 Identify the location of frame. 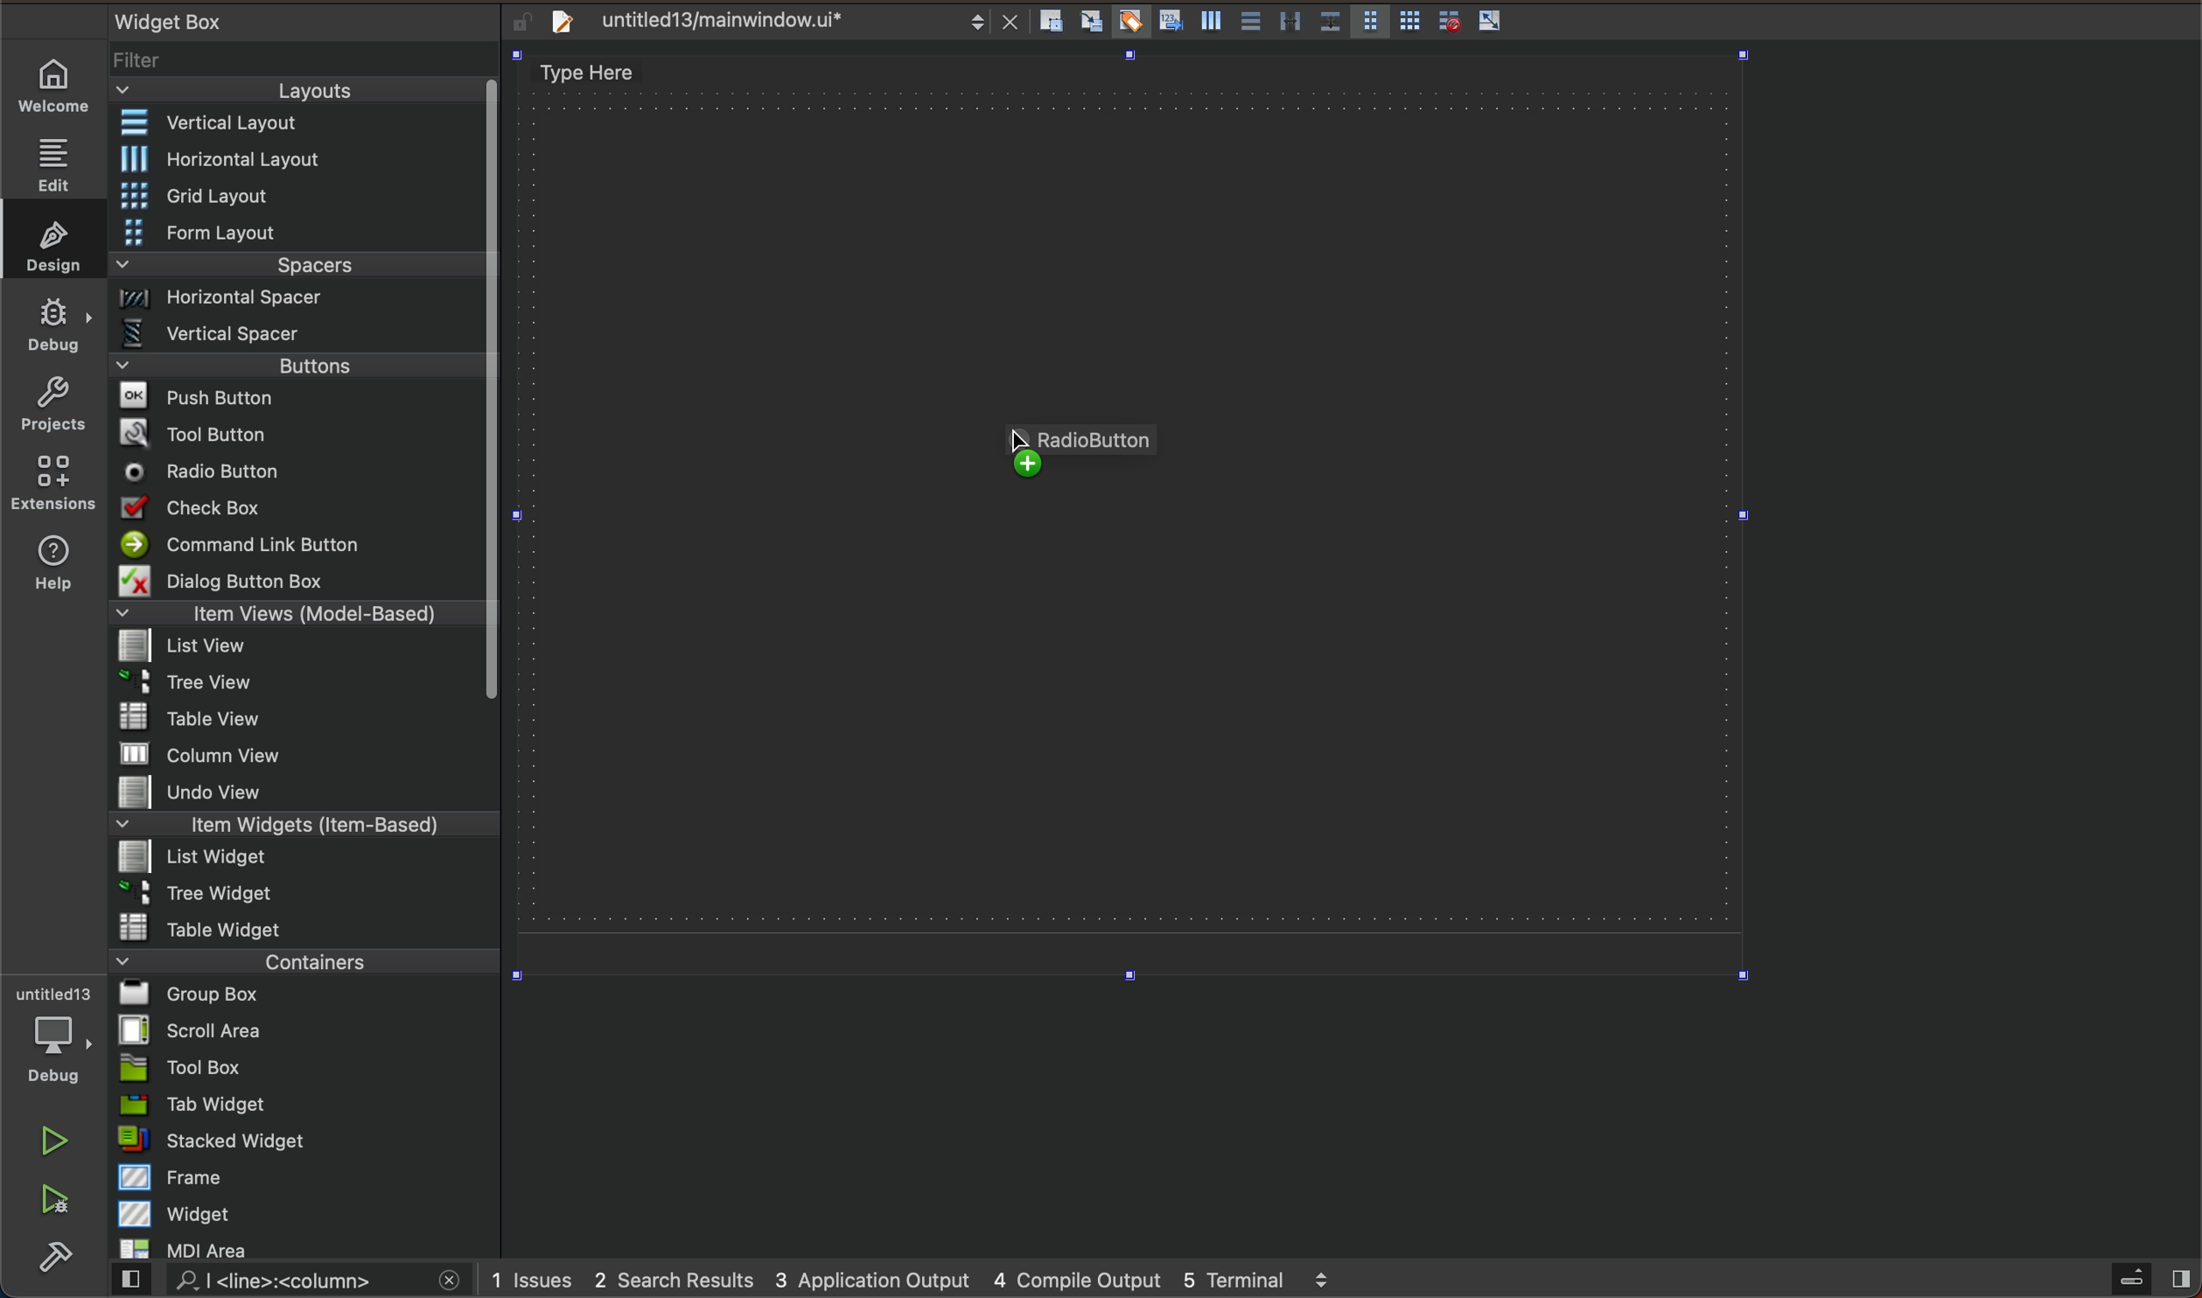
(307, 1176).